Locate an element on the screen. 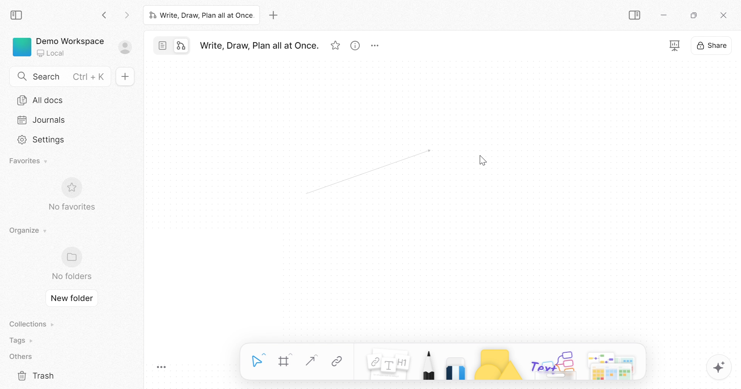 This screenshot has width=741, height=389. Collections is located at coordinates (30, 324).